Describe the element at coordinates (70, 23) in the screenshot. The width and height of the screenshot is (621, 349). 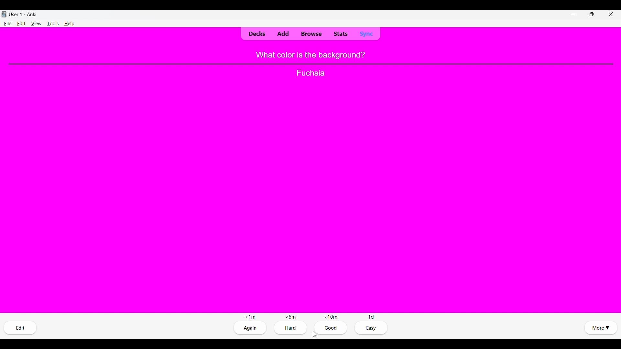
I see `Help menu` at that location.